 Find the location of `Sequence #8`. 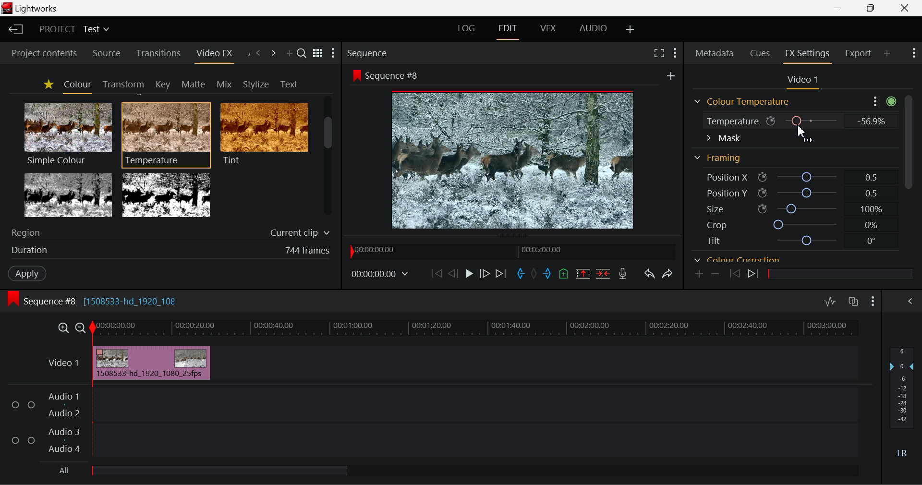

Sequence #8 is located at coordinates (396, 76).